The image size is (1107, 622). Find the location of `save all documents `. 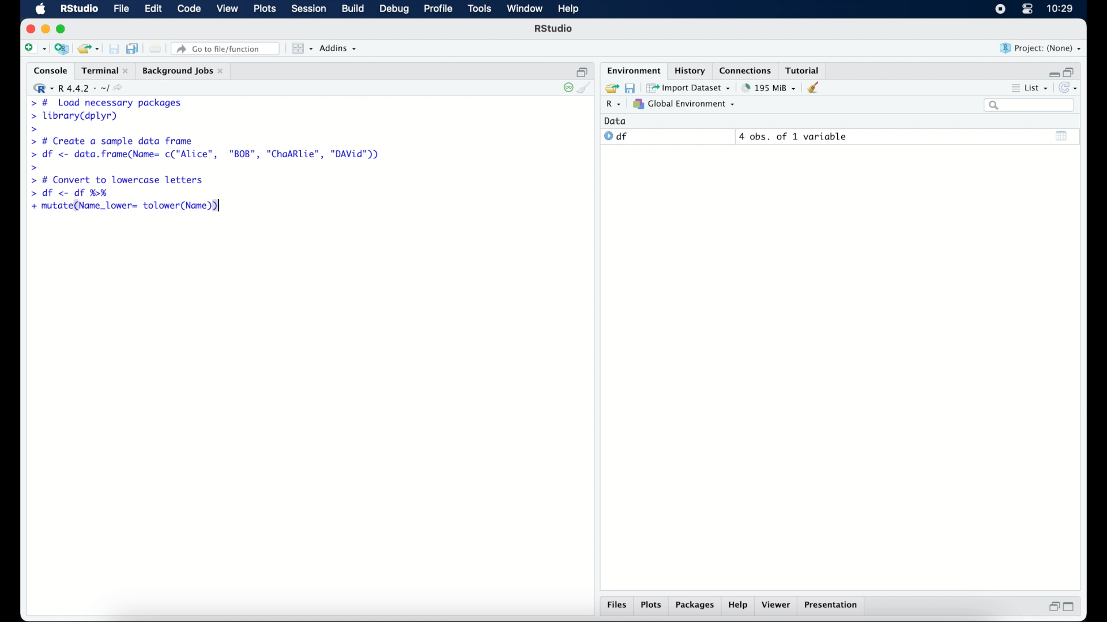

save all documents  is located at coordinates (134, 48).